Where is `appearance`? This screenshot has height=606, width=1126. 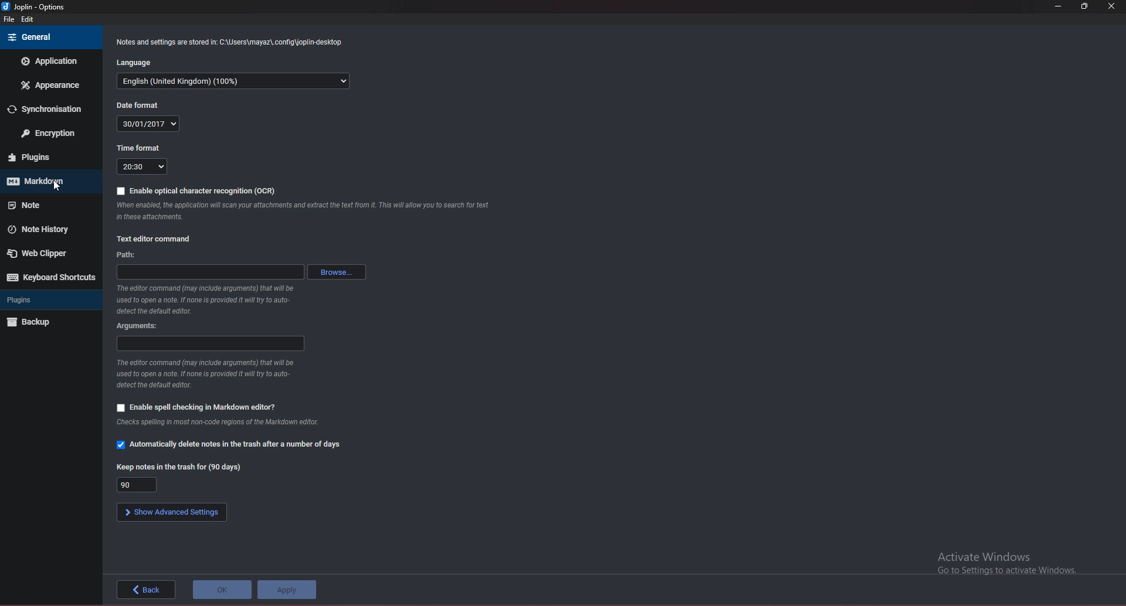 appearance is located at coordinates (50, 84).